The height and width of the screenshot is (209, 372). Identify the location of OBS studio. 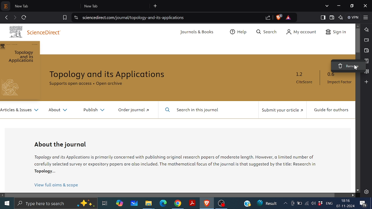
(223, 204).